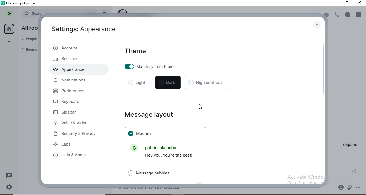 Image resolution: width=366 pixels, height=195 pixels. Describe the element at coordinates (349, 146) in the screenshot. I see `expand` at that location.